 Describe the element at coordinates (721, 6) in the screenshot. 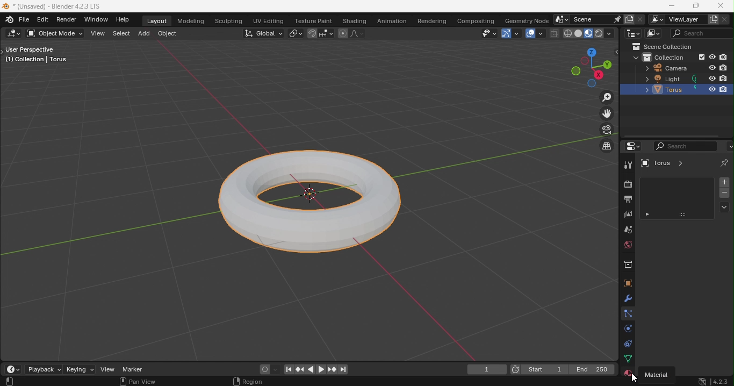

I see `Close` at that location.